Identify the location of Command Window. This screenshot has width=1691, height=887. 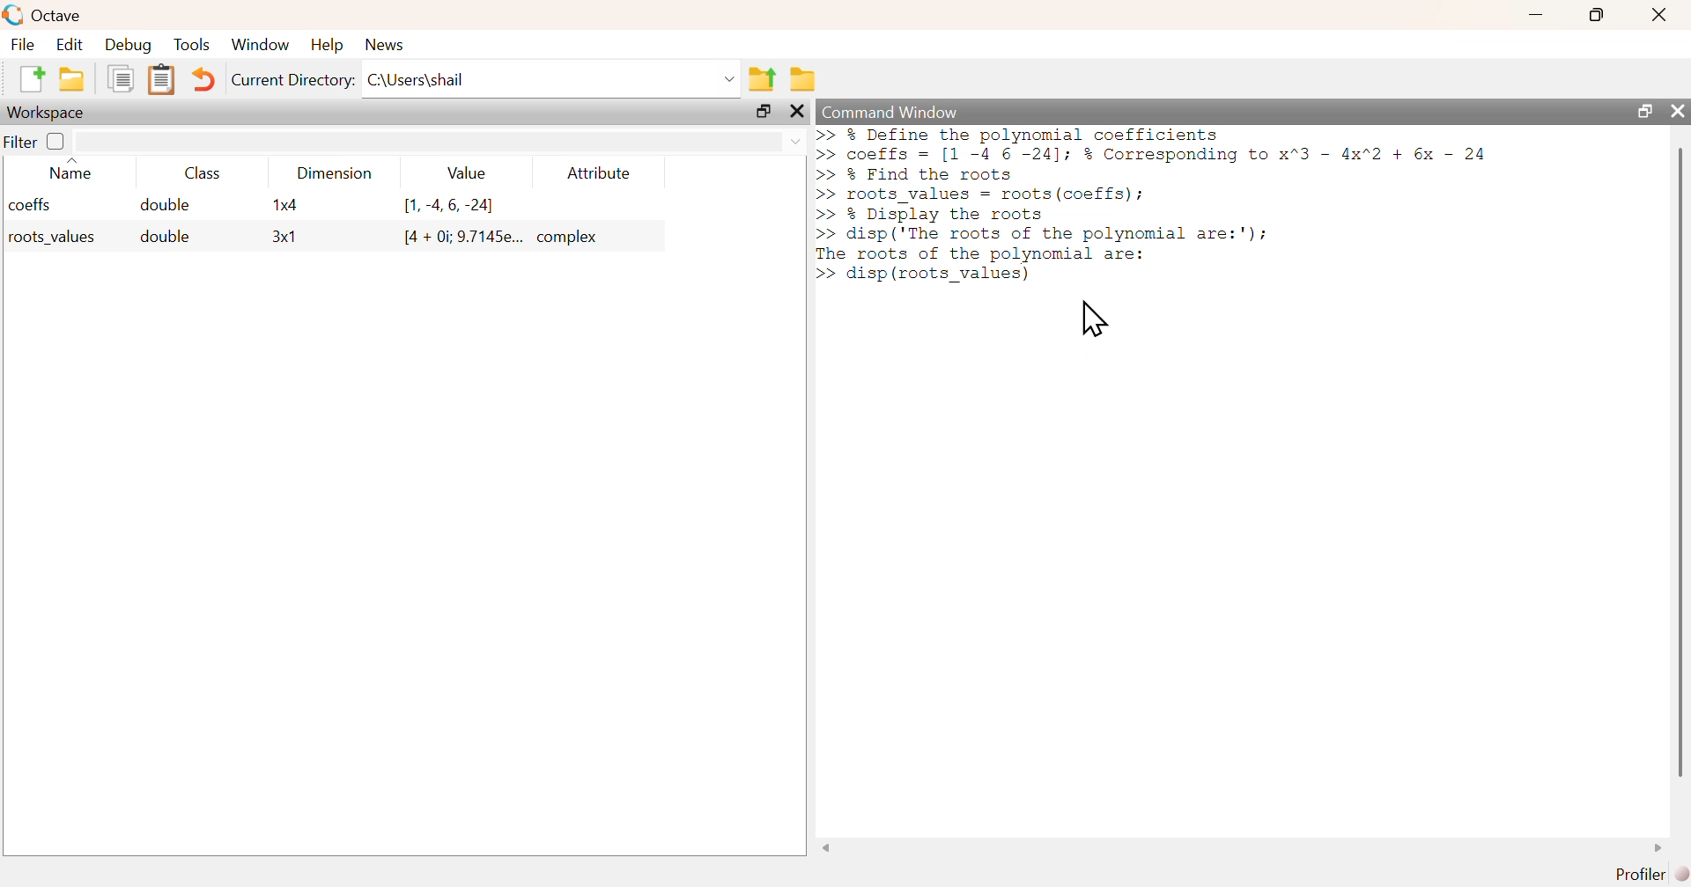
(890, 113).